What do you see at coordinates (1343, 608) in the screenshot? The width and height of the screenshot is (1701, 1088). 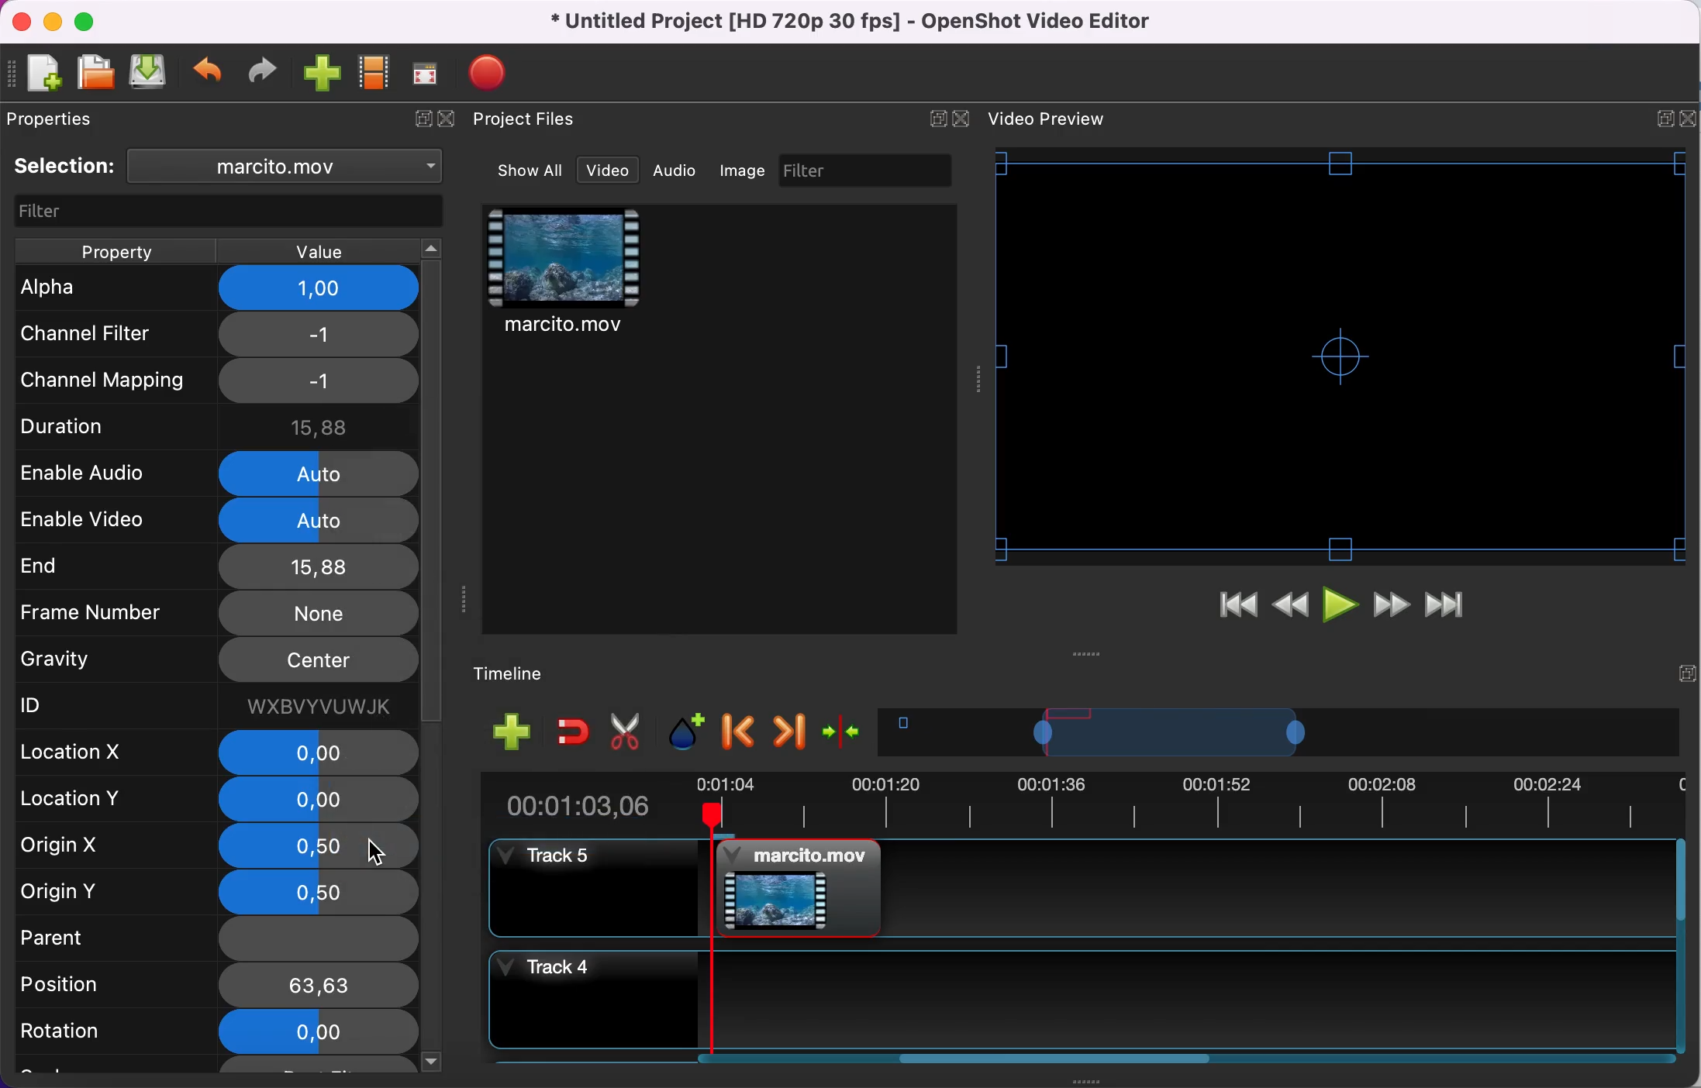 I see `play` at bounding box center [1343, 608].